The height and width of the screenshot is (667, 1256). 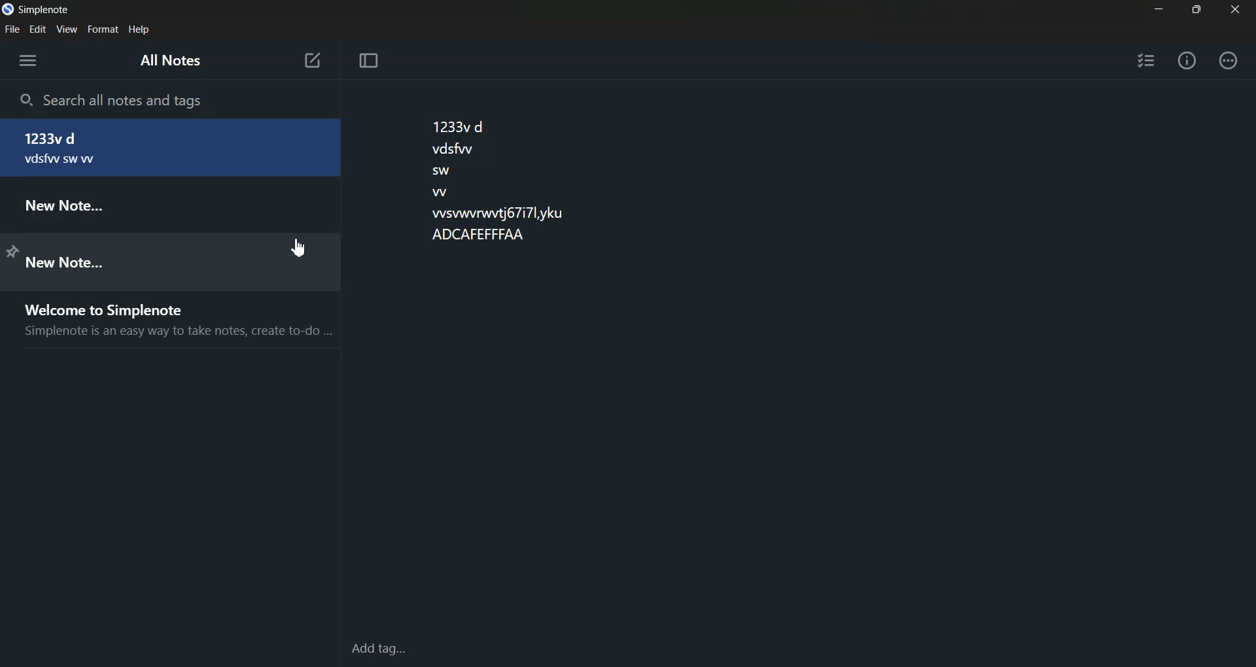 What do you see at coordinates (385, 649) in the screenshot?
I see `Add Tag` at bounding box center [385, 649].